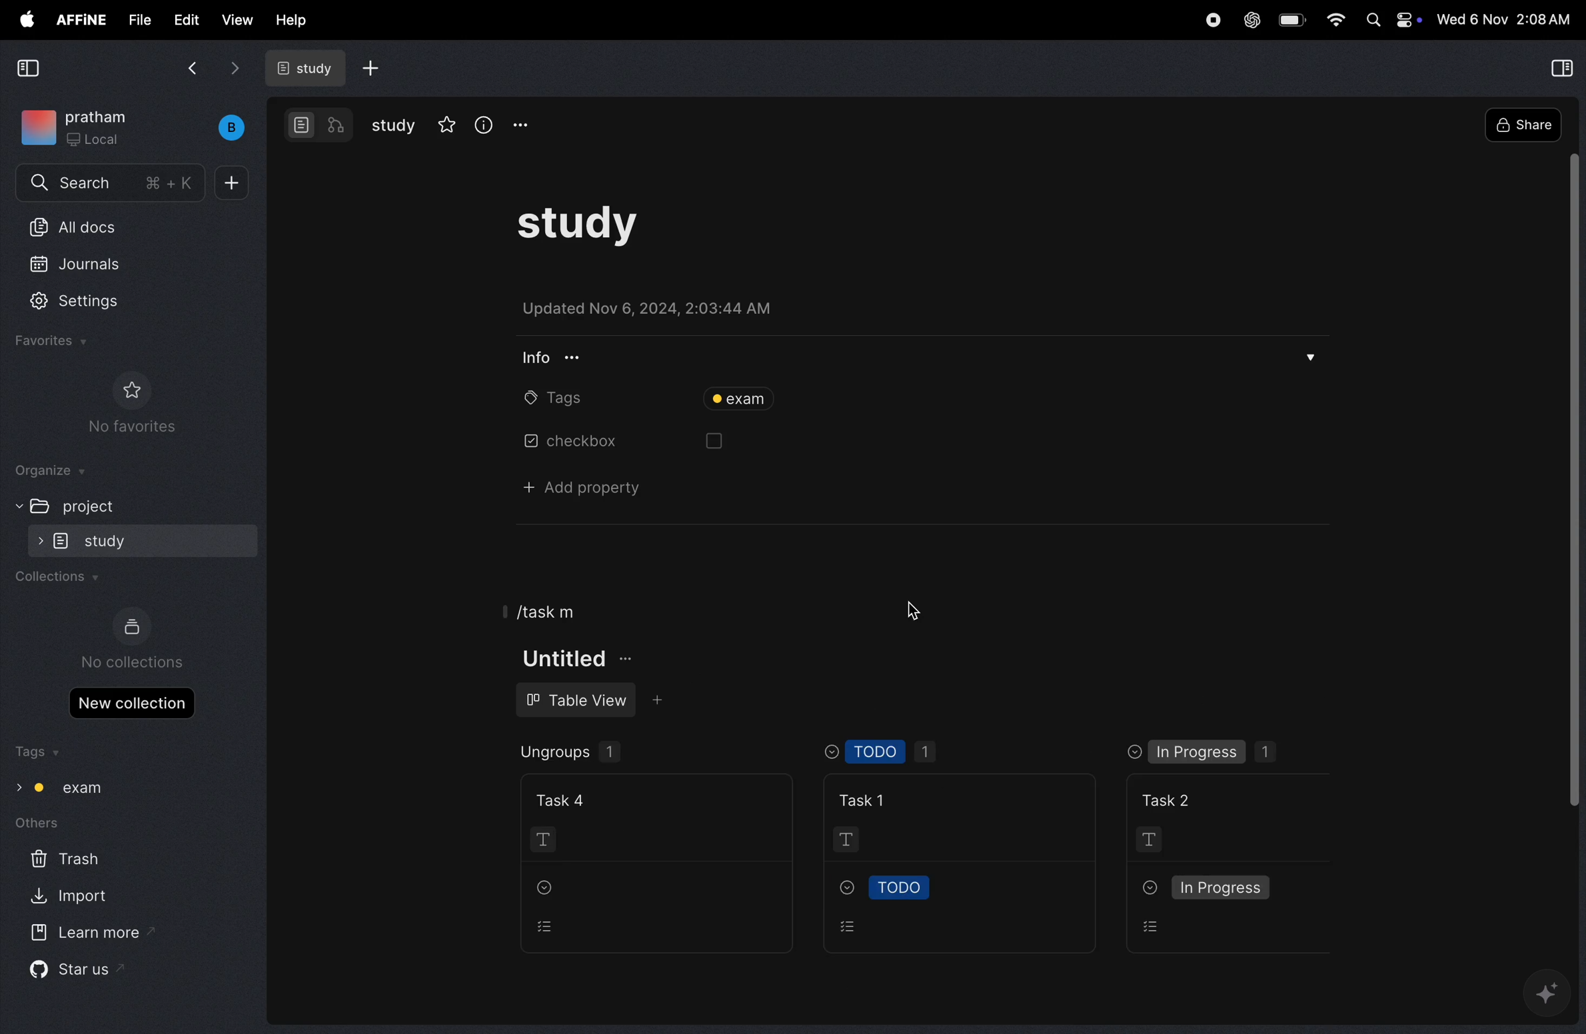 The image size is (1586, 1034). Describe the element at coordinates (58, 578) in the screenshot. I see `collections` at that location.